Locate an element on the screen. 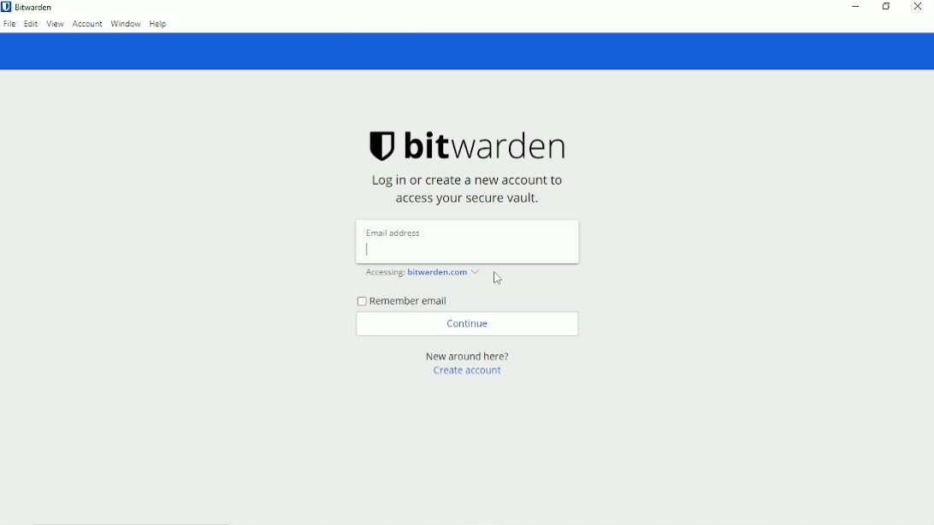  Continue is located at coordinates (472, 325).